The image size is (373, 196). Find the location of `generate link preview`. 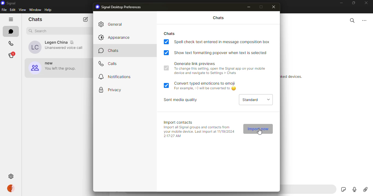

generate link preview is located at coordinates (195, 64).